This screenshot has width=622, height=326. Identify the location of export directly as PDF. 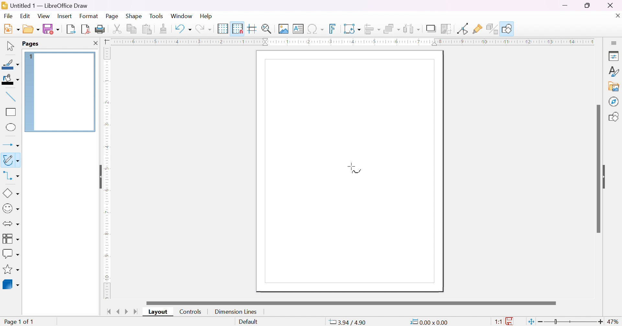
(86, 29).